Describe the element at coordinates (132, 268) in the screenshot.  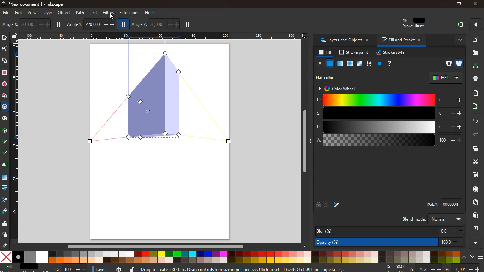
I see `unlock` at that location.